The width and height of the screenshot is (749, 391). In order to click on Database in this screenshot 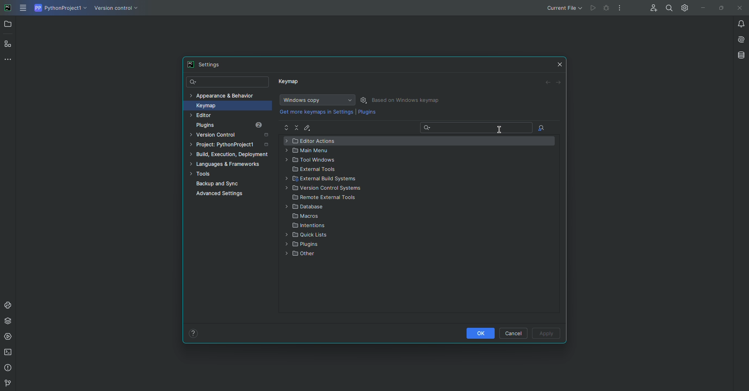, I will do `click(306, 207)`.